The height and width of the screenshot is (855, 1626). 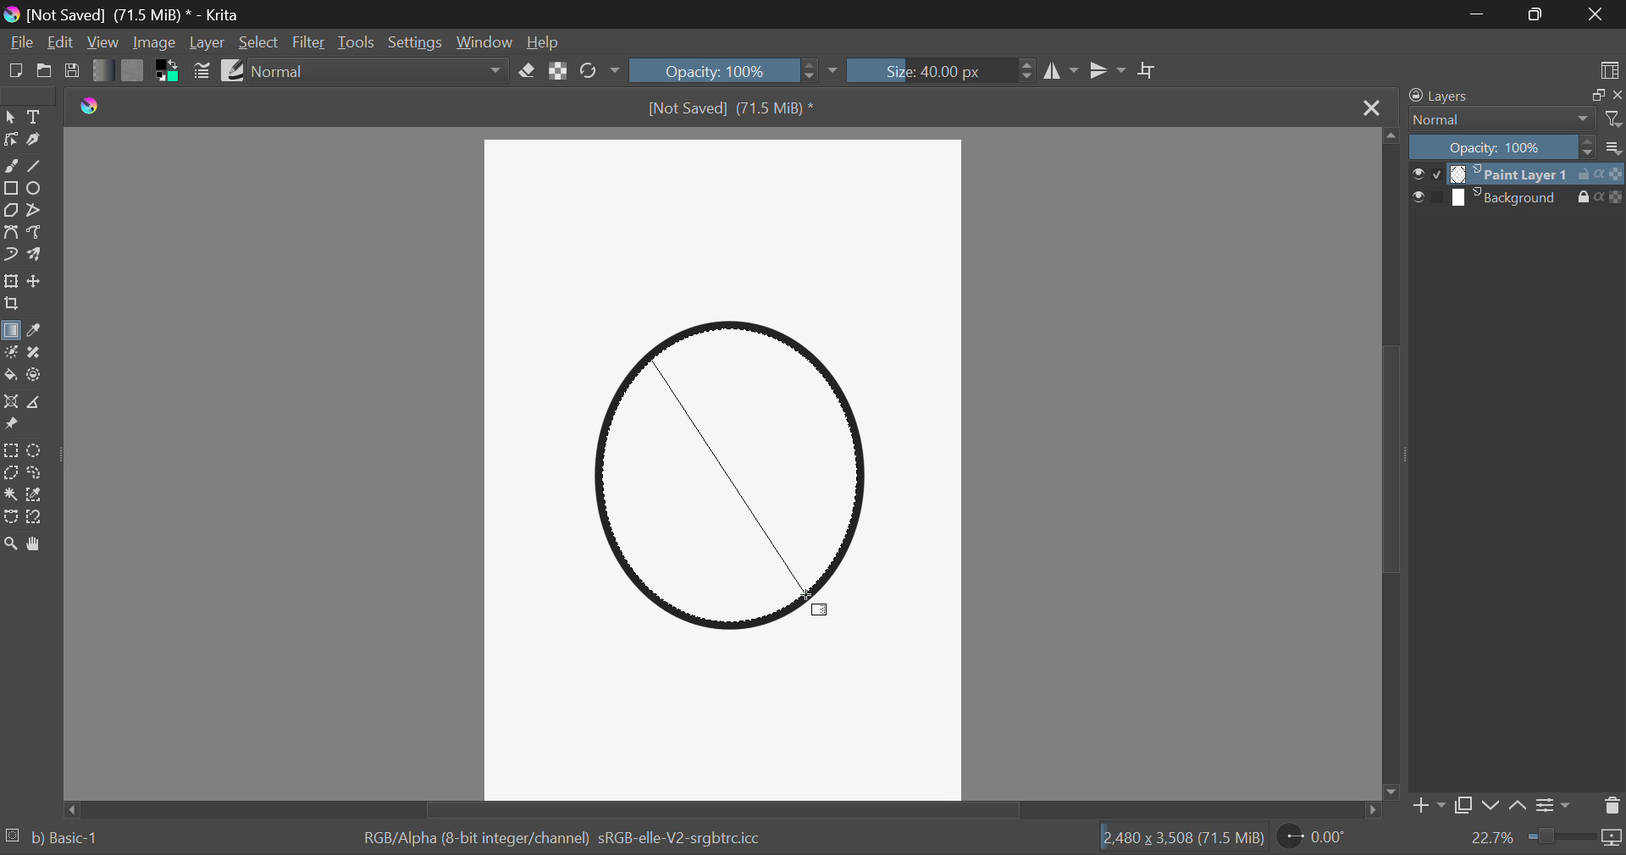 I want to click on layer 1, so click(x=1511, y=174).